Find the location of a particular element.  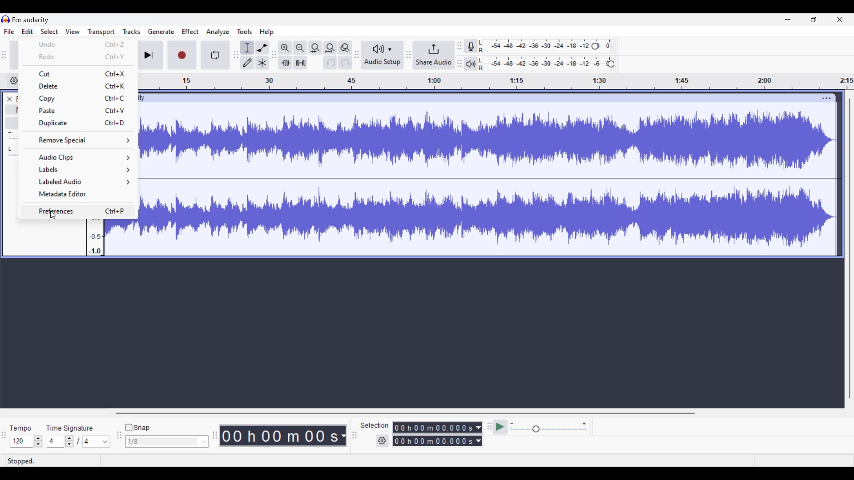

Input time signature is located at coordinates (55, 441).